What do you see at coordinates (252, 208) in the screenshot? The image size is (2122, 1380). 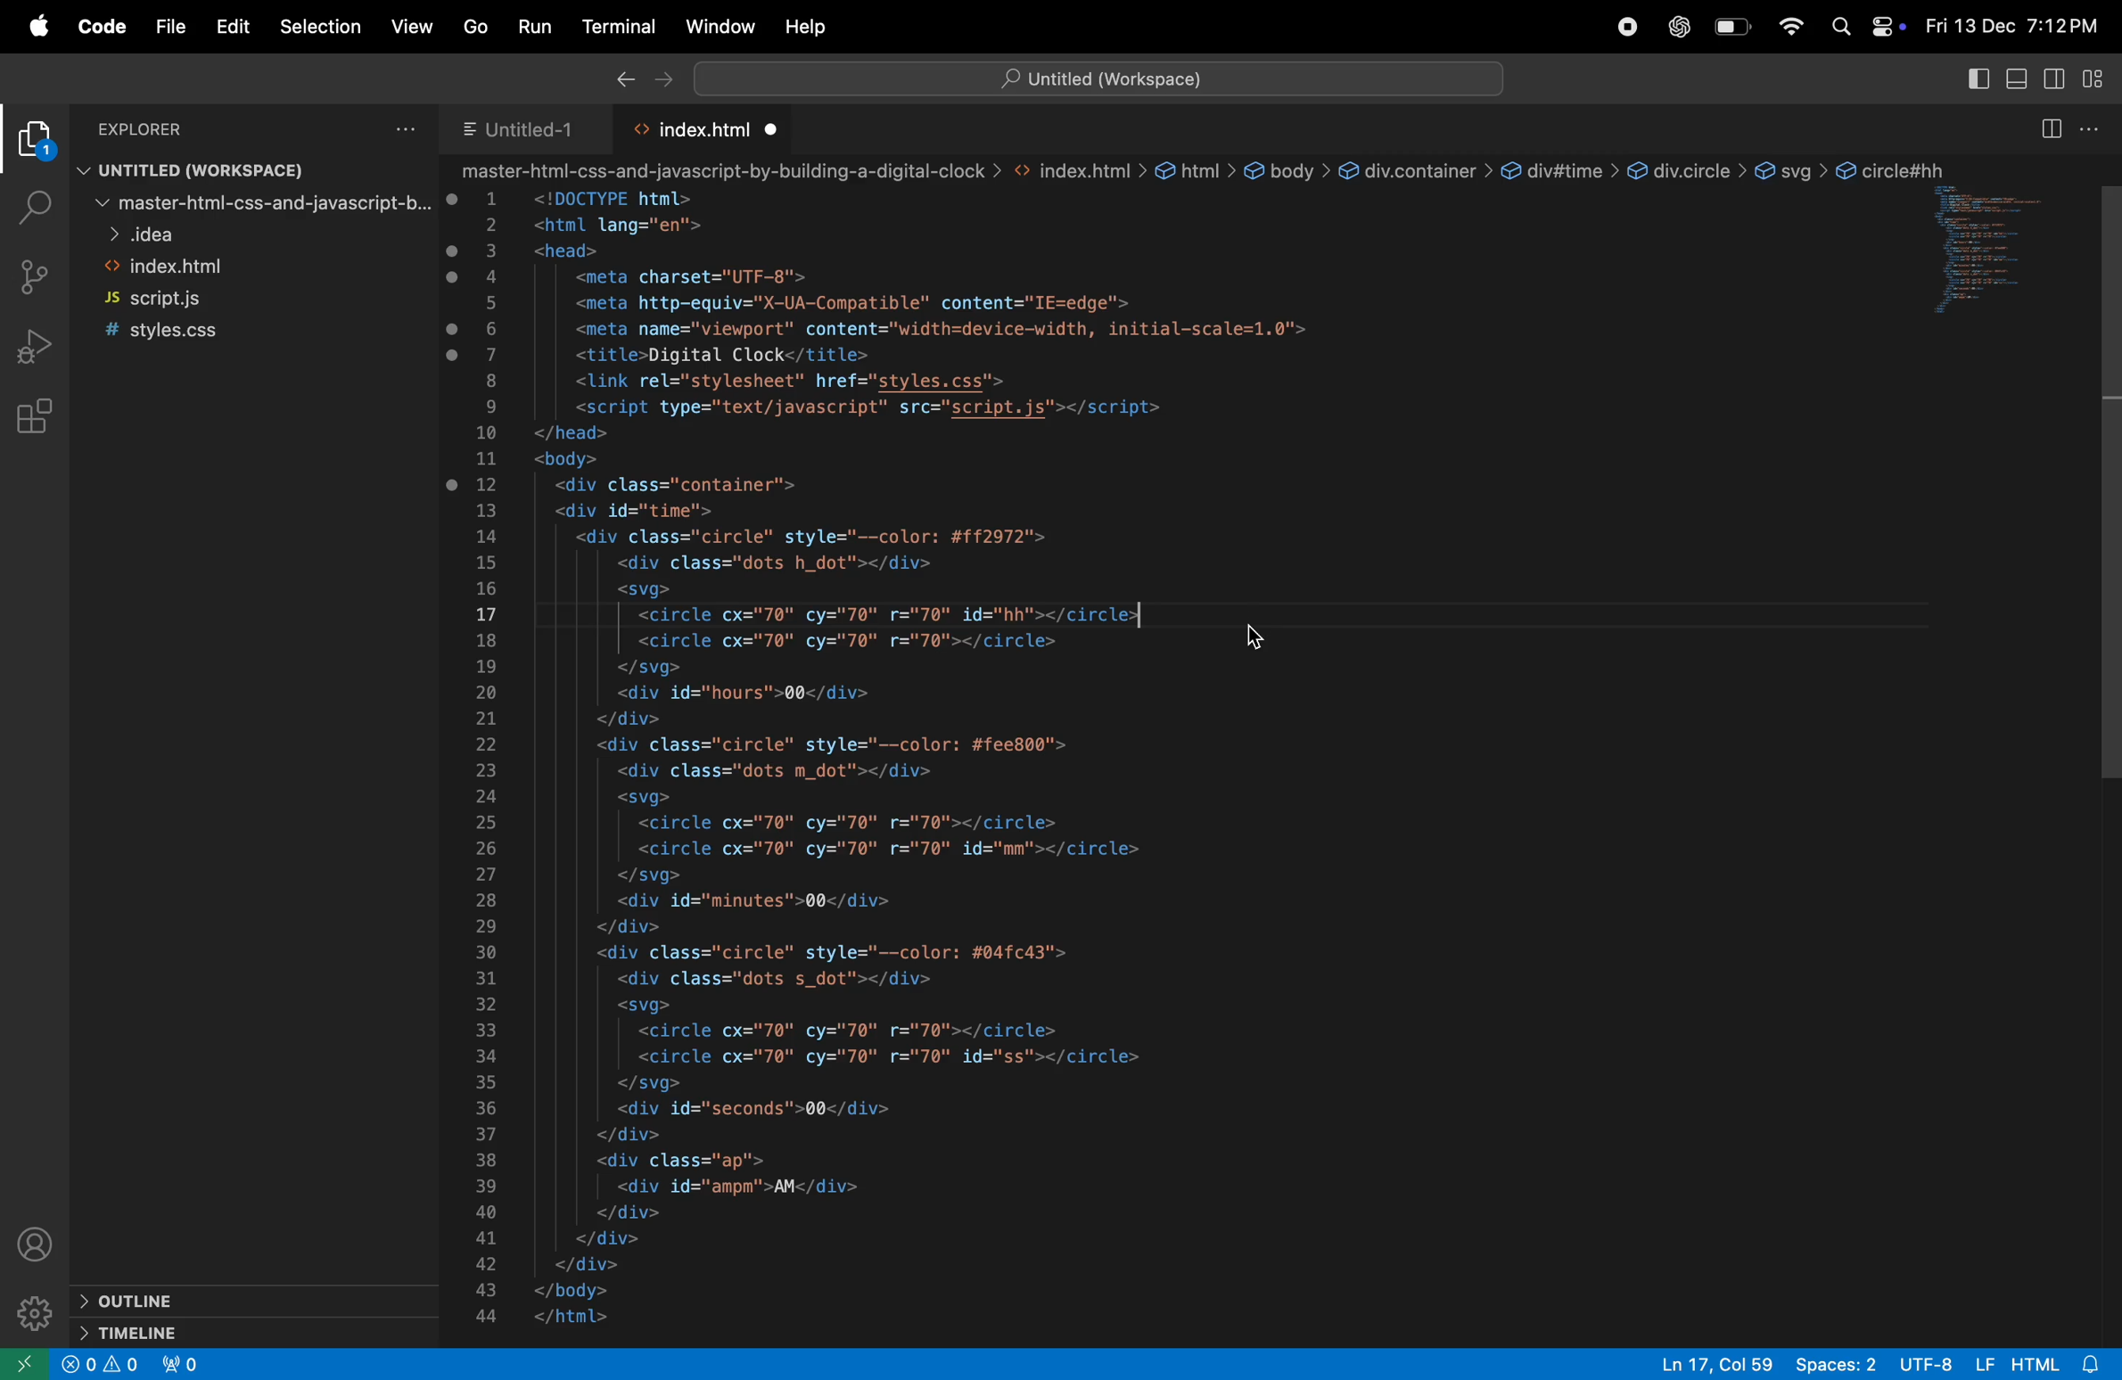 I see `master file` at bounding box center [252, 208].